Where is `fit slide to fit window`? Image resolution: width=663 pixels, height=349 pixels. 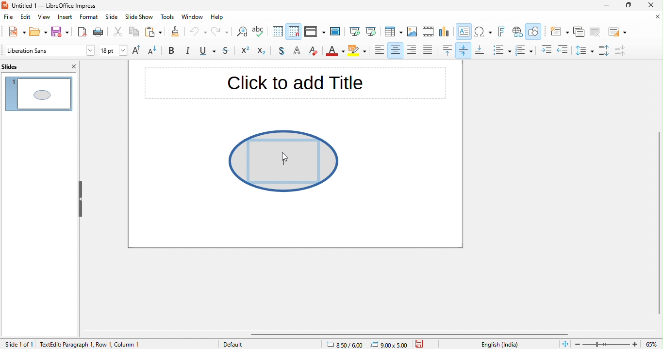
fit slide to fit window is located at coordinates (565, 344).